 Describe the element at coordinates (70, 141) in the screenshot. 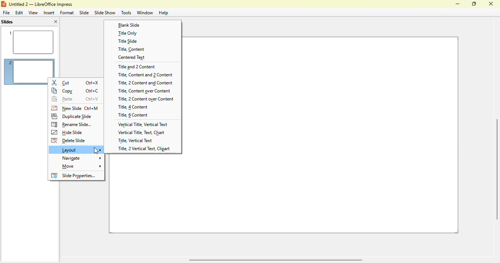

I see `delete slide` at that location.